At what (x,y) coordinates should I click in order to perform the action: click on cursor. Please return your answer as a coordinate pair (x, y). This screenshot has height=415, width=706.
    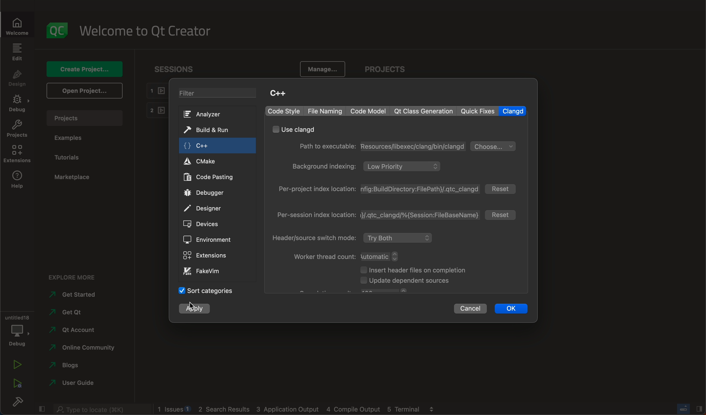
    Looking at the image, I should click on (192, 306).